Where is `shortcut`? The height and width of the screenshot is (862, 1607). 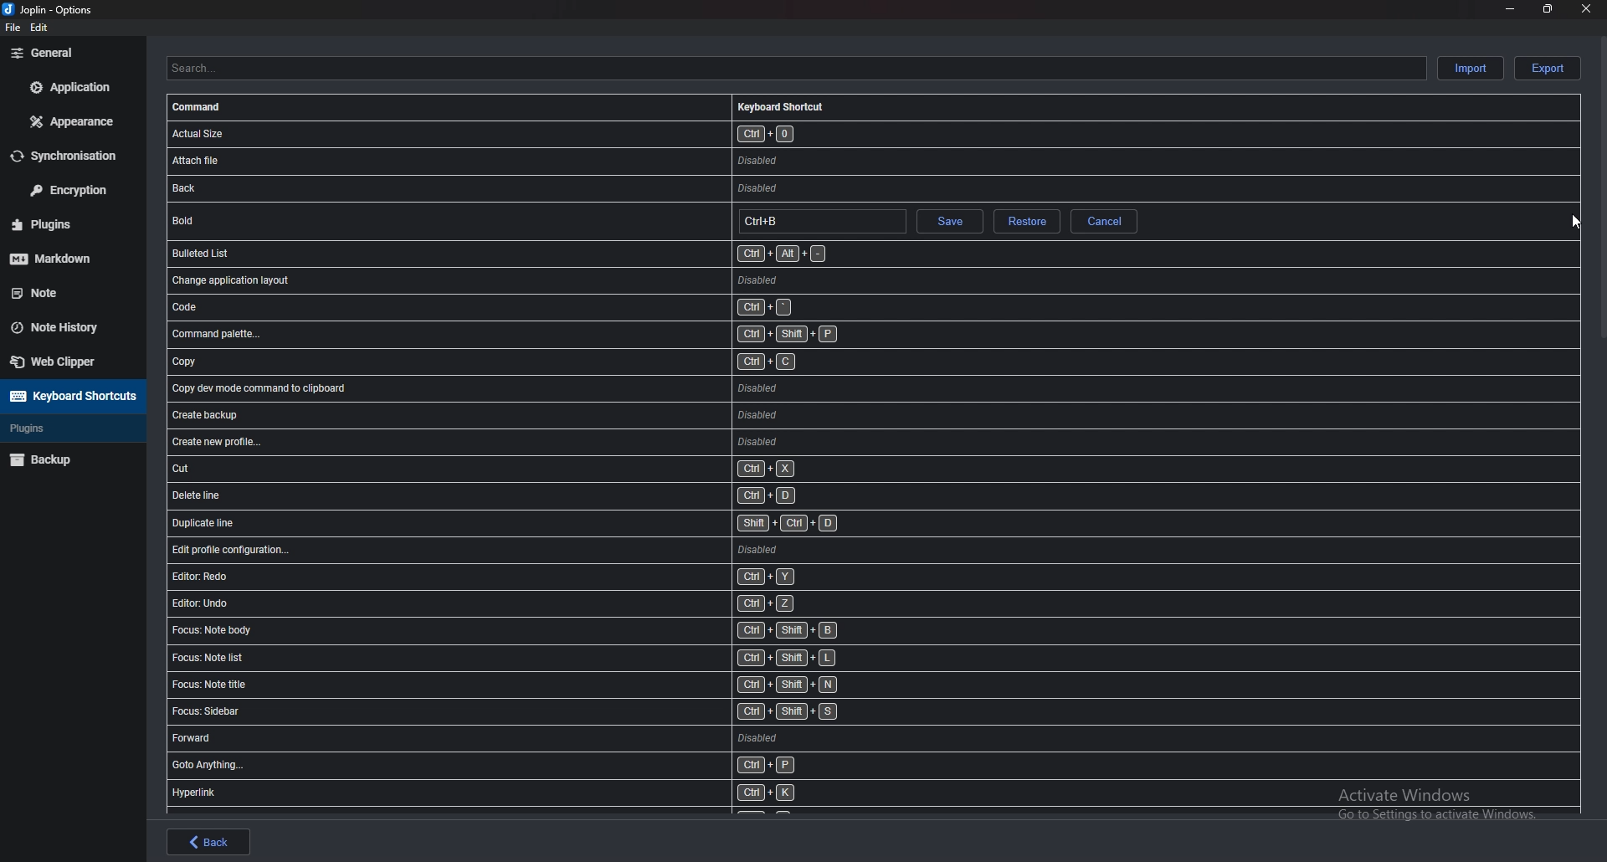 shortcut is located at coordinates (502, 189).